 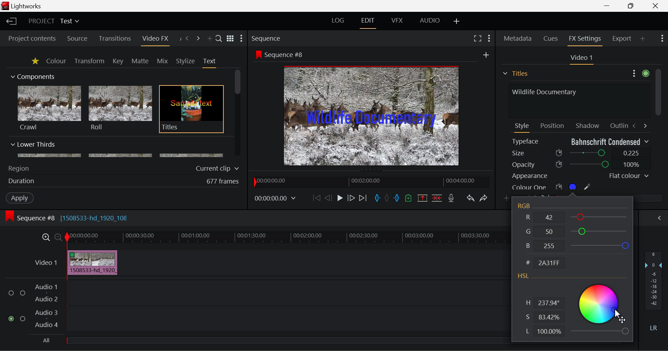 What do you see at coordinates (162, 62) in the screenshot?
I see `Mix` at bounding box center [162, 62].